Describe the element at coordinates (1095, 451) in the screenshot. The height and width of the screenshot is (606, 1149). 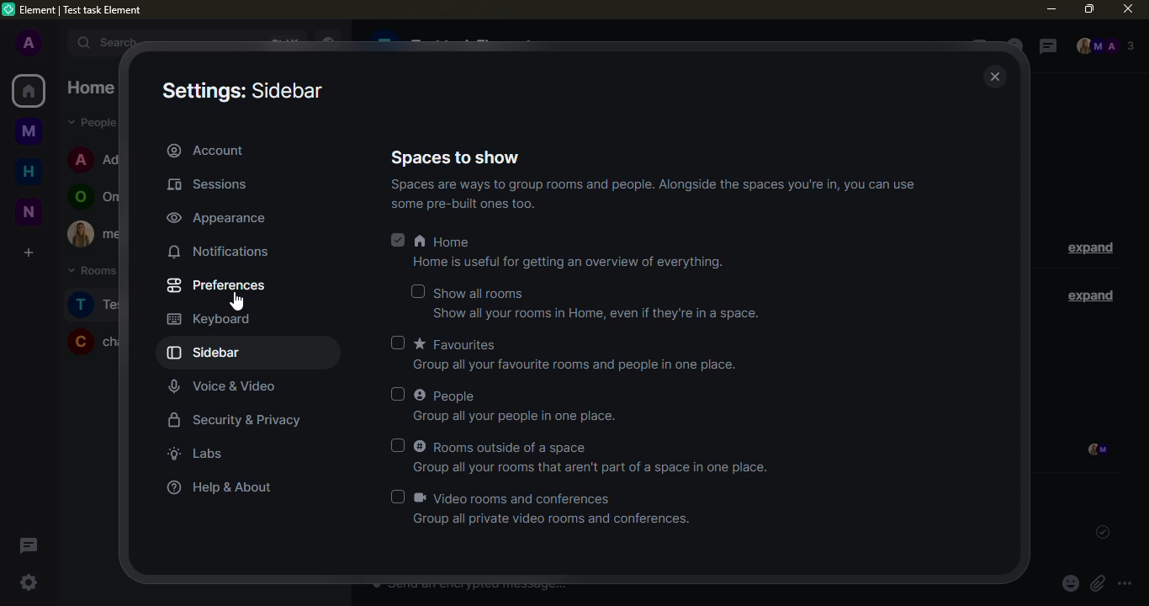
I see `seen` at that location.